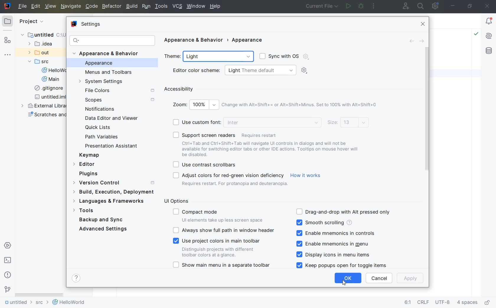  Describe the element at coordinates (92, 6) in the screenshot. I see `CODE` at that location.